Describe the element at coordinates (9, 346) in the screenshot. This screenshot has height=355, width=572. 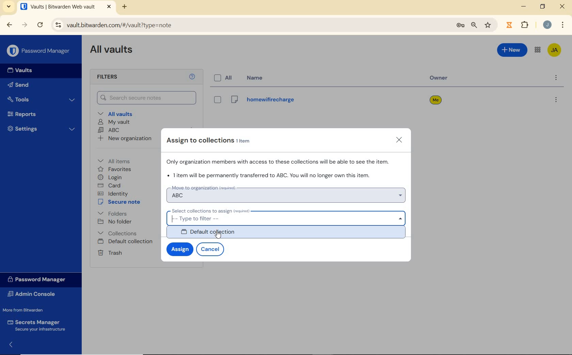
I see `expand/collapse` at that location.